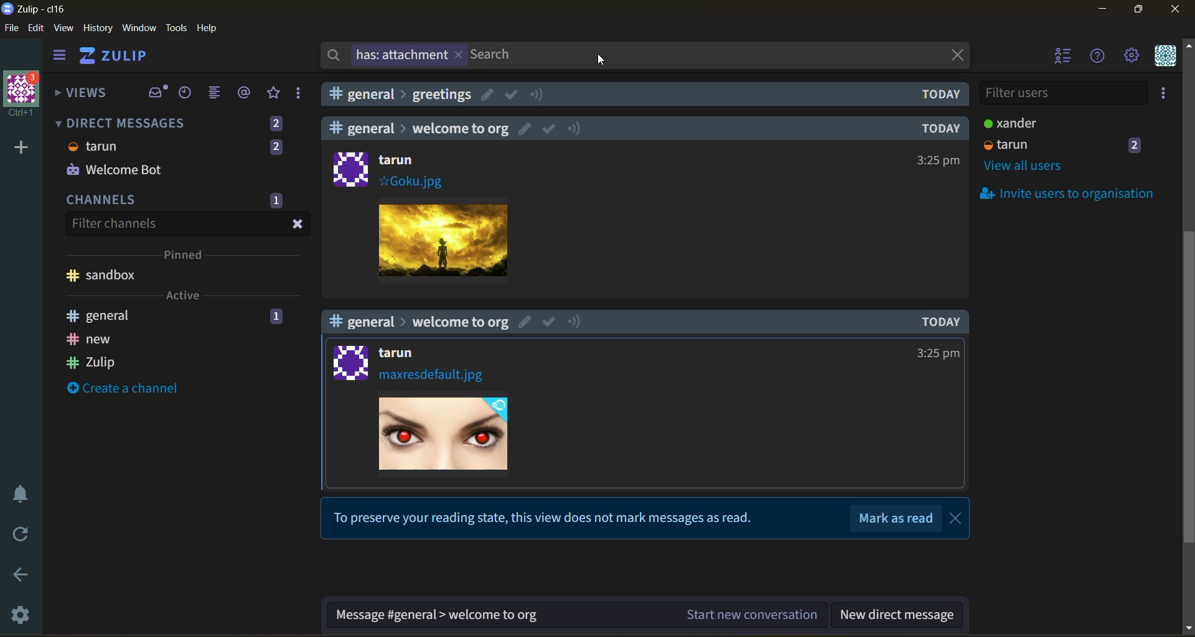 The height and width of the screenshot is (637, 1195). What do you see at coordinates (98, 28) in the screenshot?
I see `history` at bounding box center [98, 28].